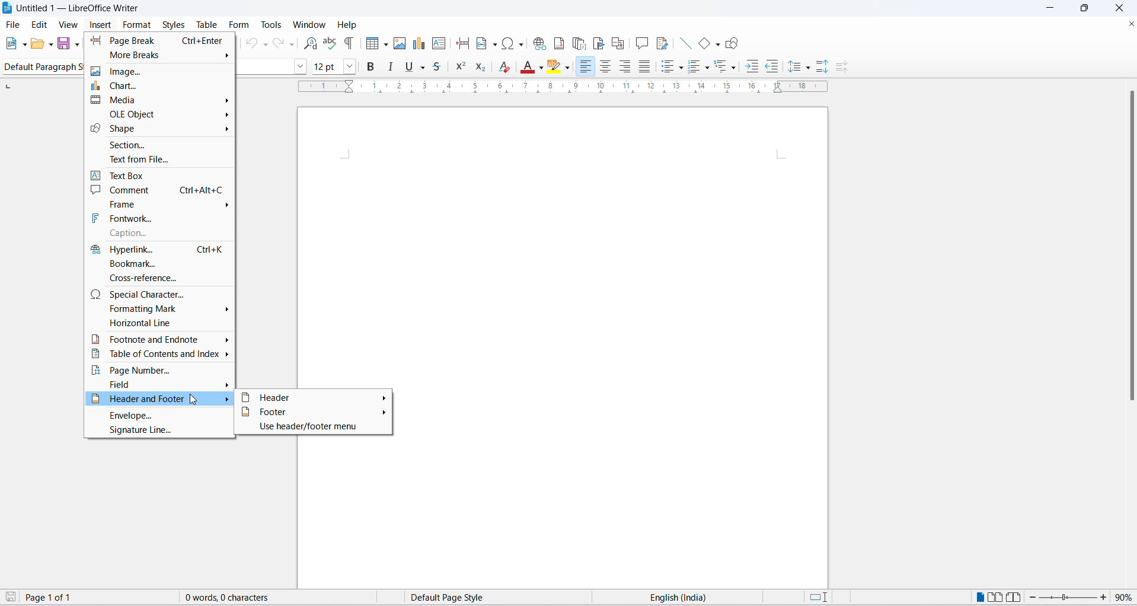 This screenshot has height=606, width=1137. What do you see at coordinates (37, 44) in the screenshot?
I see `open` at bounding box center [37, 44].